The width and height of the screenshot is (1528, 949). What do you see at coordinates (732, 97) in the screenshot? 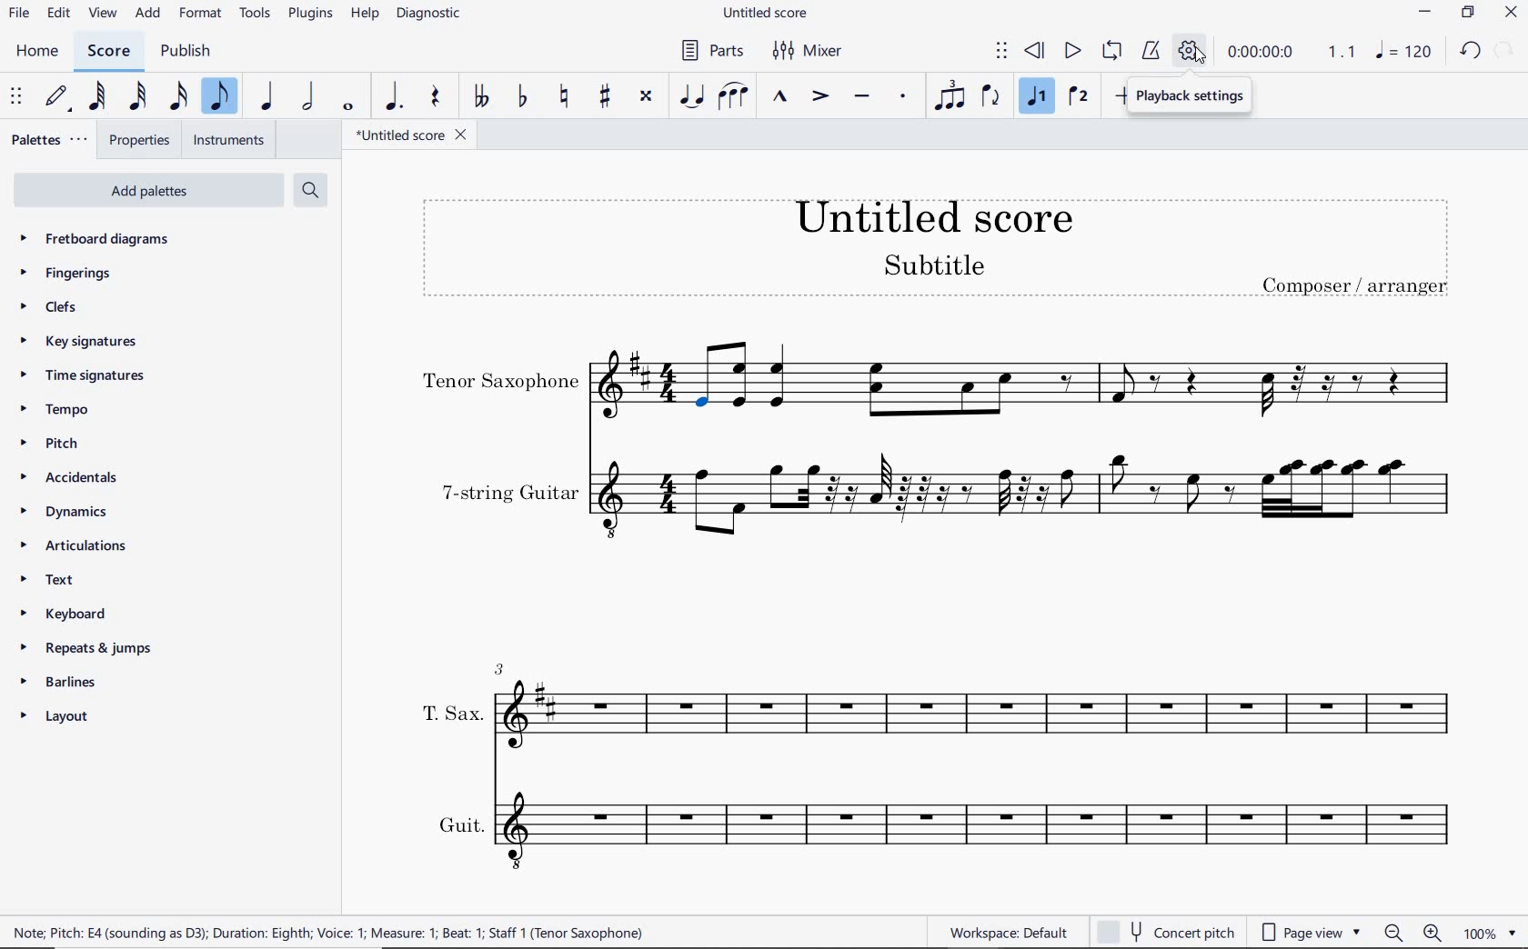
I see `SLUR` at bounding box center [732, 97].